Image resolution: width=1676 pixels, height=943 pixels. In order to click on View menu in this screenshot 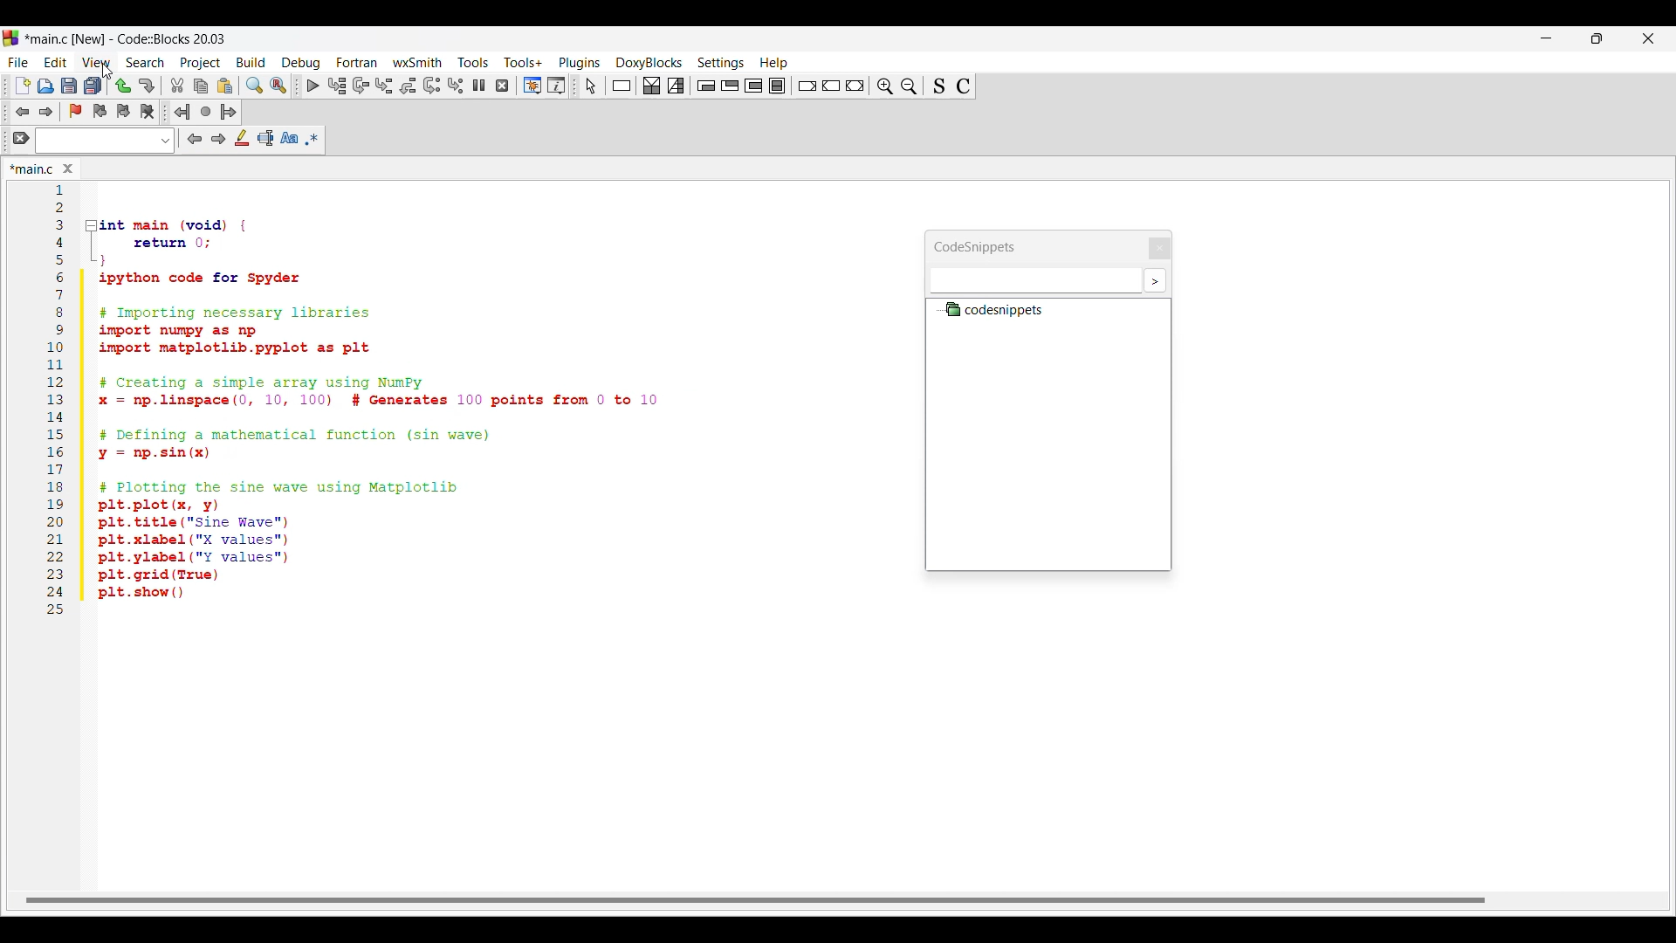, I will do `click(96, 63)`.